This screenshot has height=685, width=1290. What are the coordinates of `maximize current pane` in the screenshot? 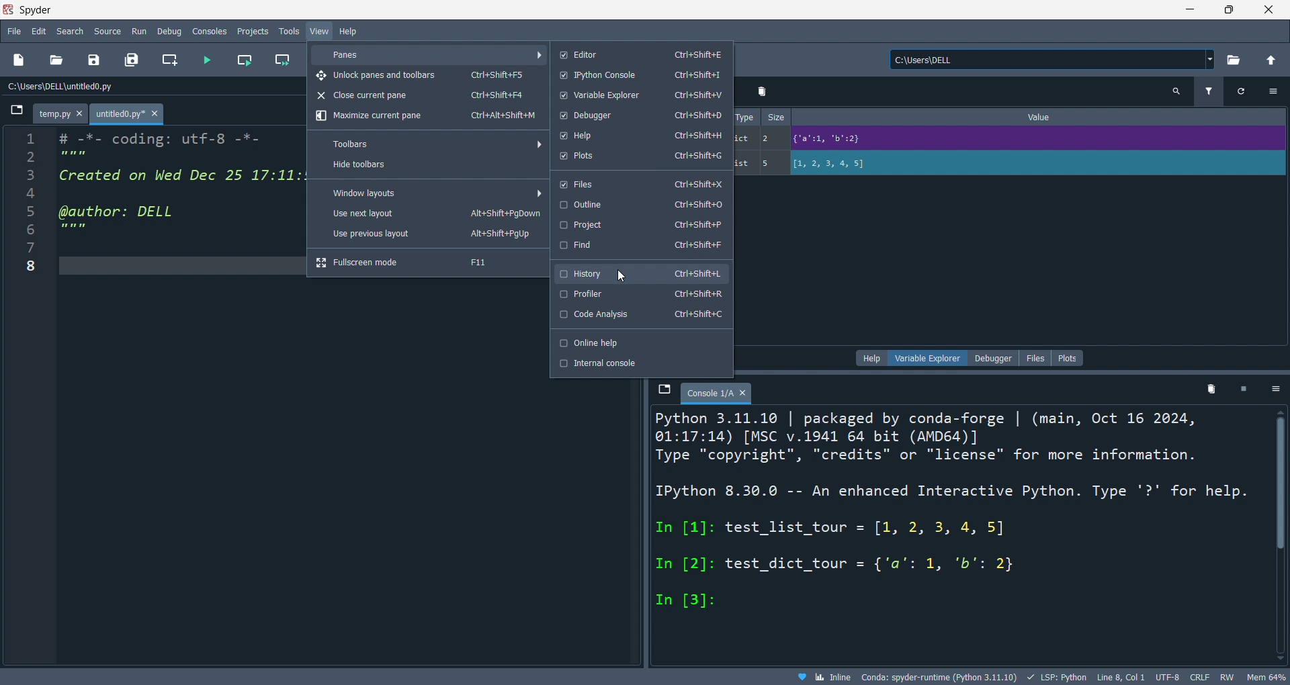 It's located at (425, 117).